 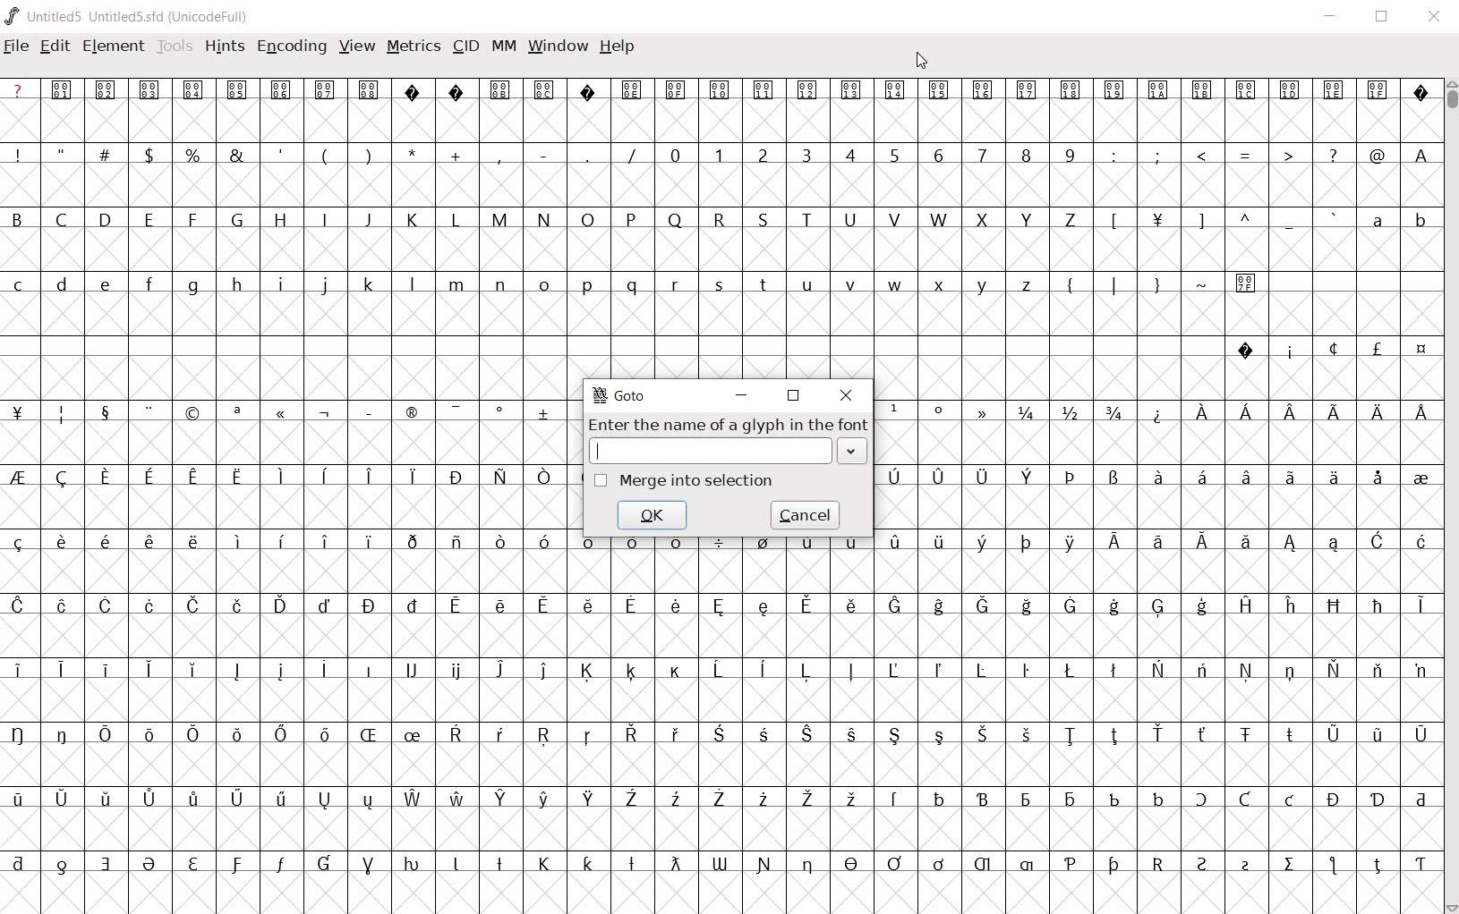 What do you see at coordinates (849, 606) in the screenshot?
I see `Symbol` at bounding box center [849, 606].